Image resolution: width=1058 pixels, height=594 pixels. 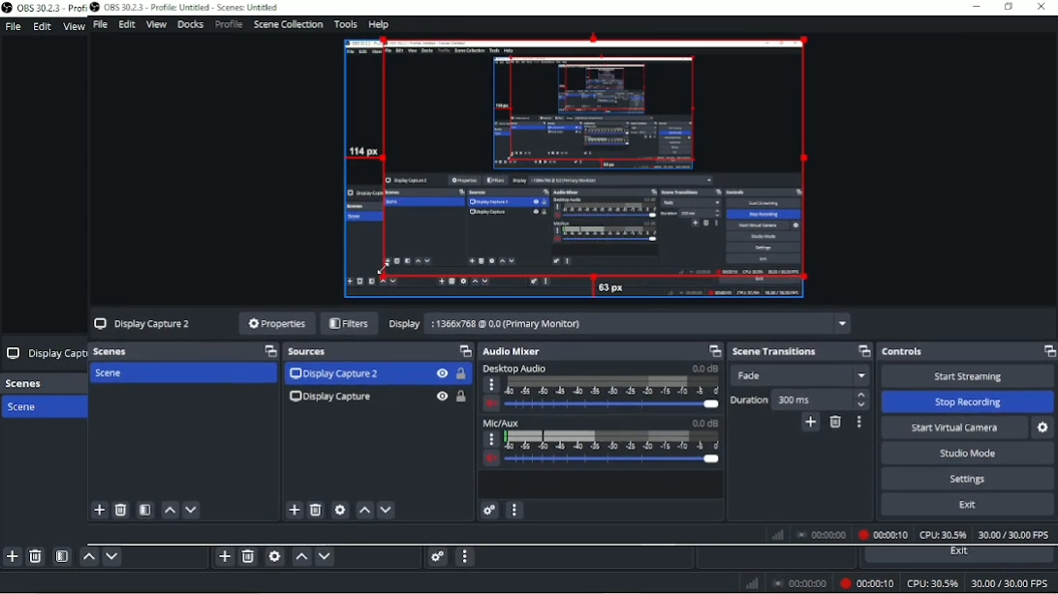 I want to click on down, so click(x=194, y=511).